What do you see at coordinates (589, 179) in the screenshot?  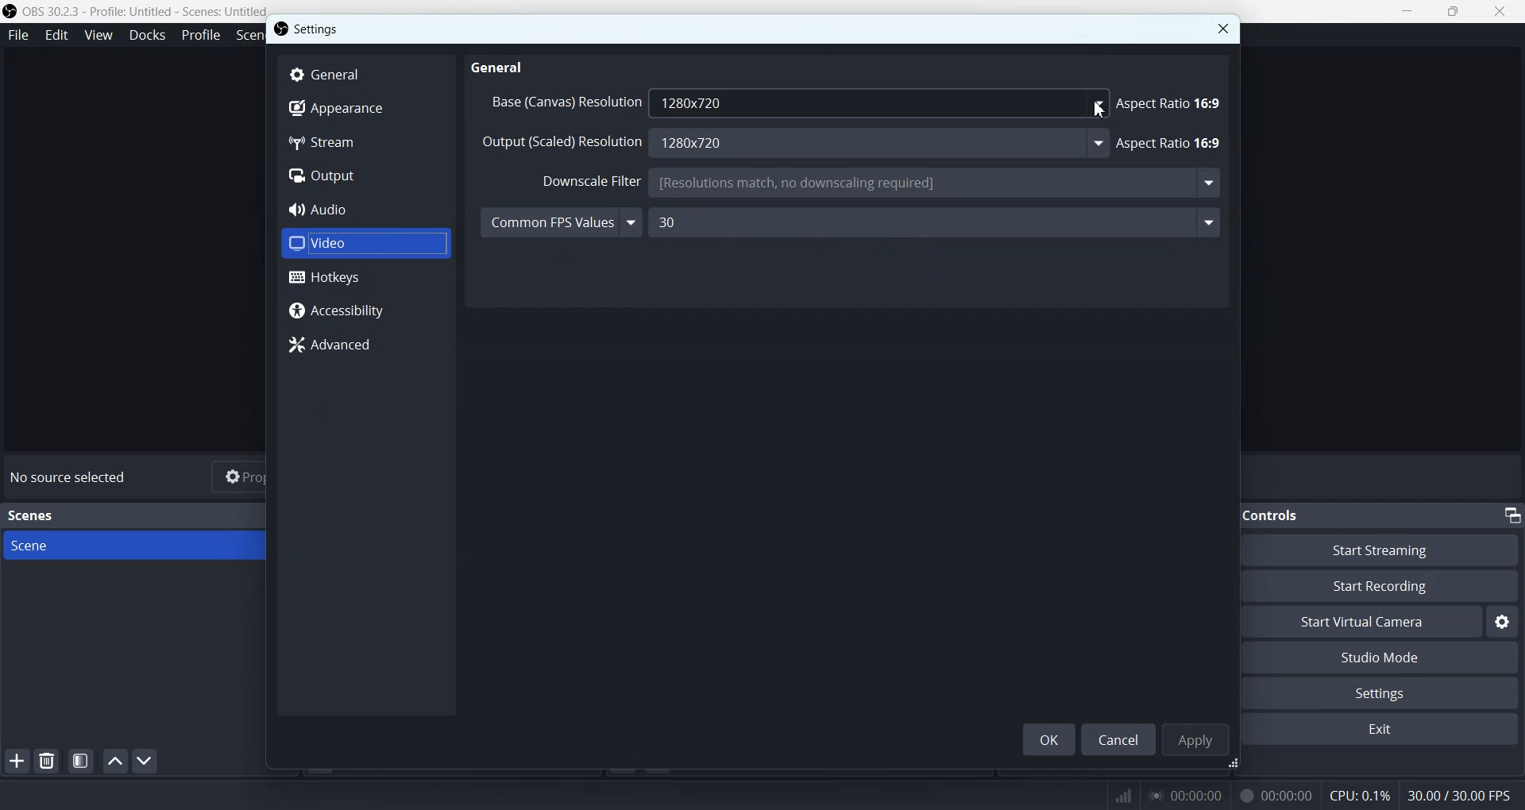 I see `filter` at bounding box center [589, 179].